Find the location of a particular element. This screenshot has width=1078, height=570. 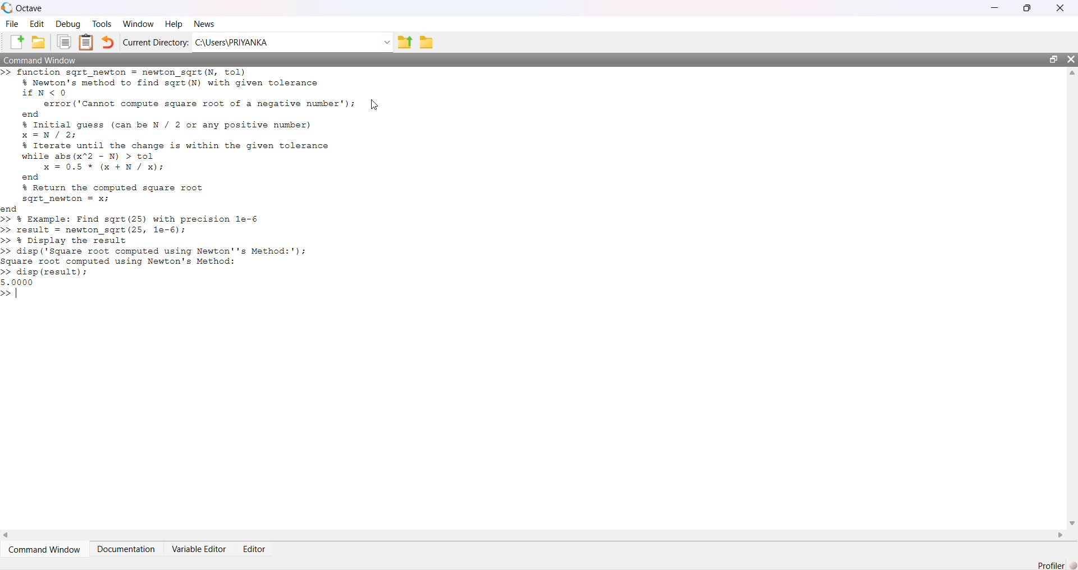

> function sqrt_newton = newton_sqrt(N, tol)
% Newton's method to find sqrt (N) with given tolerance
IEN<O
error ('Cannot compute square root of a negative number'); [y
end
% Initial guess (can be N / 2 or any positive number)
x=N/ 2;
% Iterate until the change is within the given tolerance
while abs(x*2 - N) > tol
x =0.5% (x +N/ x);
end
% Return the computed square root
sqrt_newton = x;
nd
> % Example: Find sqrt (25) with precision le-6
> result = newton_sqrt (25, 1e-6);
> % Display the result
> disp ('Square root computed using Newton''s Method: ');
quare root computed using Newton's Method:
> disp (result);
1.0000
> is located at coordinates (212, 192).